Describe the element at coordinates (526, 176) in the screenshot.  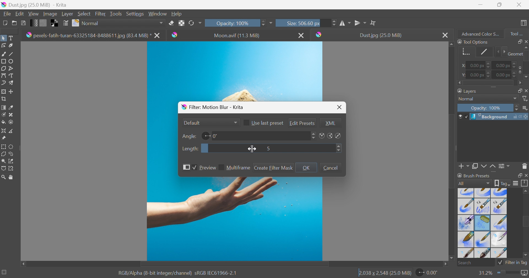
I see `Close` at that location.